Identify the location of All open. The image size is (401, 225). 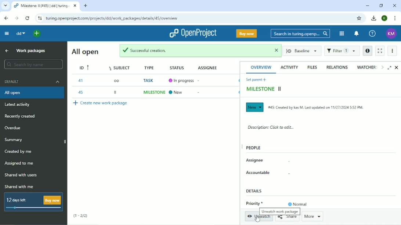
(84, 52).